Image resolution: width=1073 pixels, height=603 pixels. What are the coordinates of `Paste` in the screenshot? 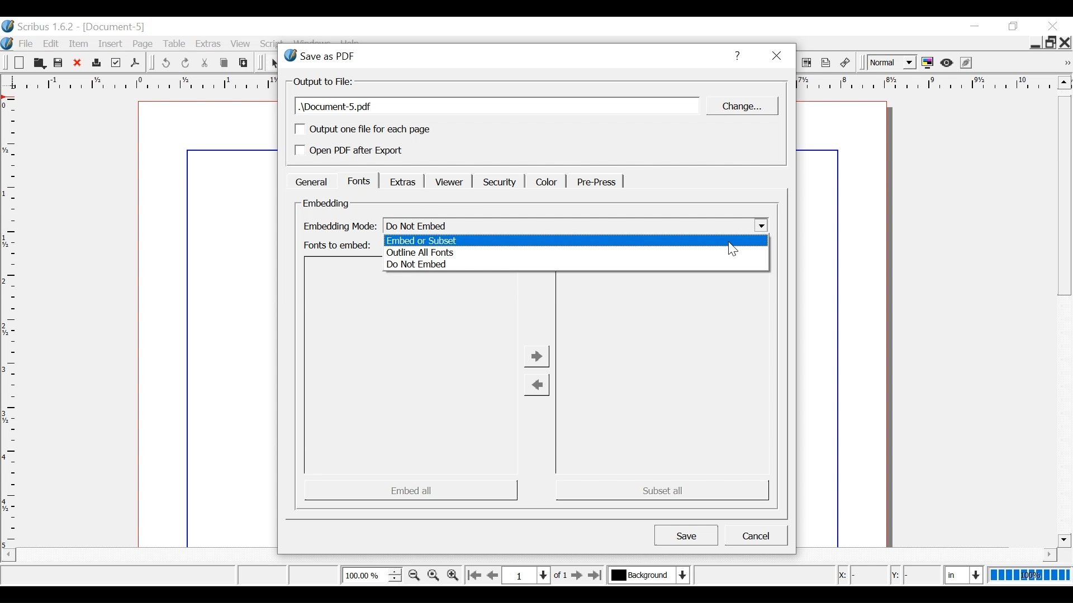 It's located at (244, 63).